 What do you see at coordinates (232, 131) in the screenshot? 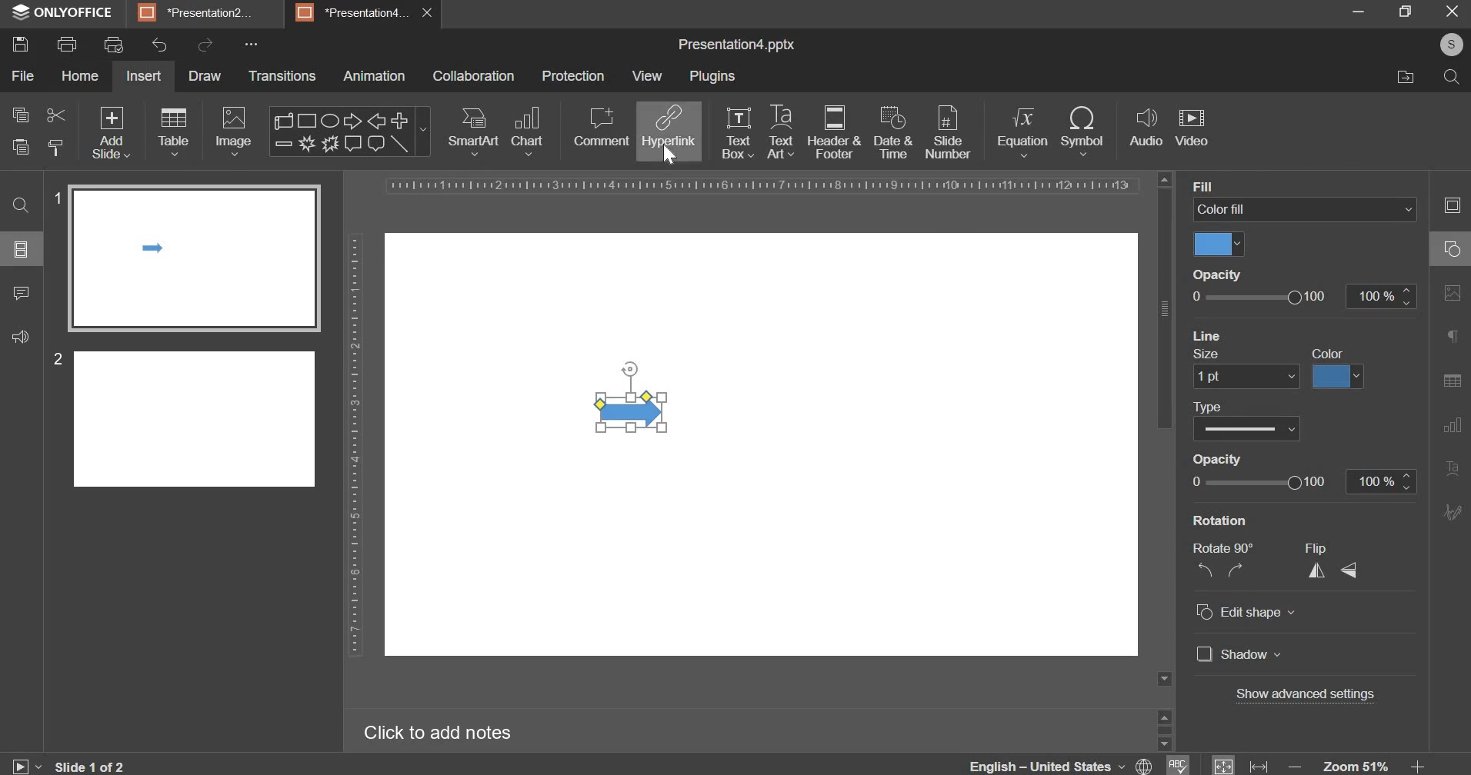
I see `image` at bounding box center [232, 131].